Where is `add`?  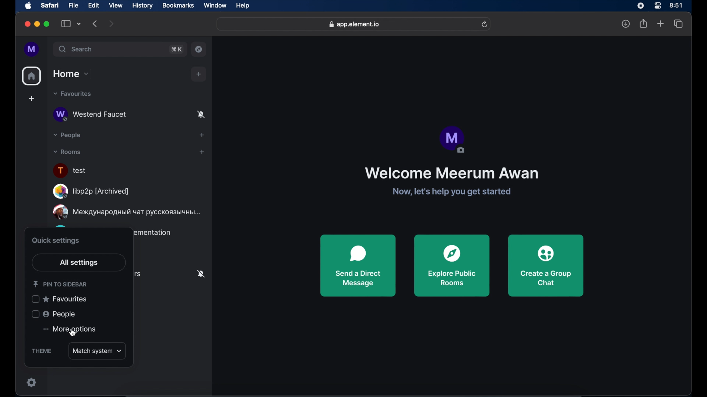 add is located at coordinates (198, 74).